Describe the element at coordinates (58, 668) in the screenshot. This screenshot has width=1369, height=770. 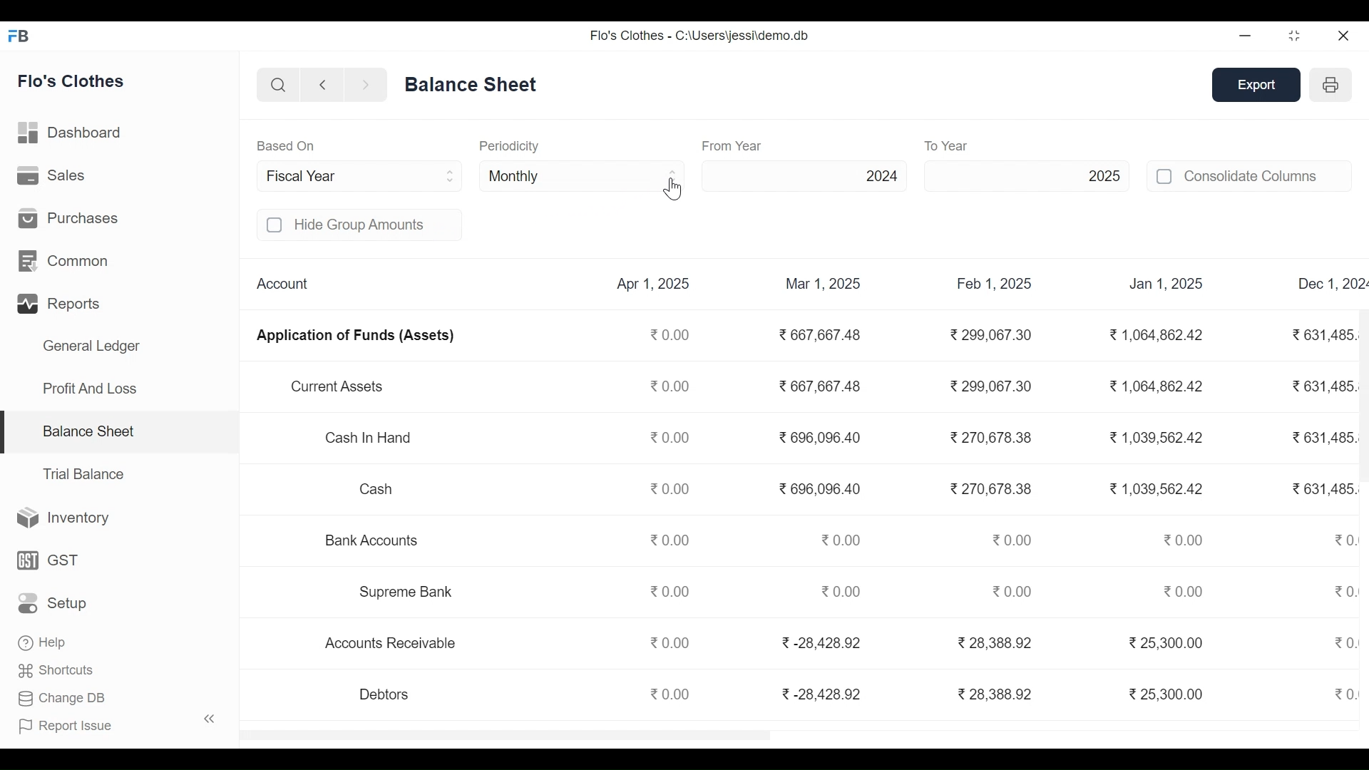
I see `Shortcuts` at that location.